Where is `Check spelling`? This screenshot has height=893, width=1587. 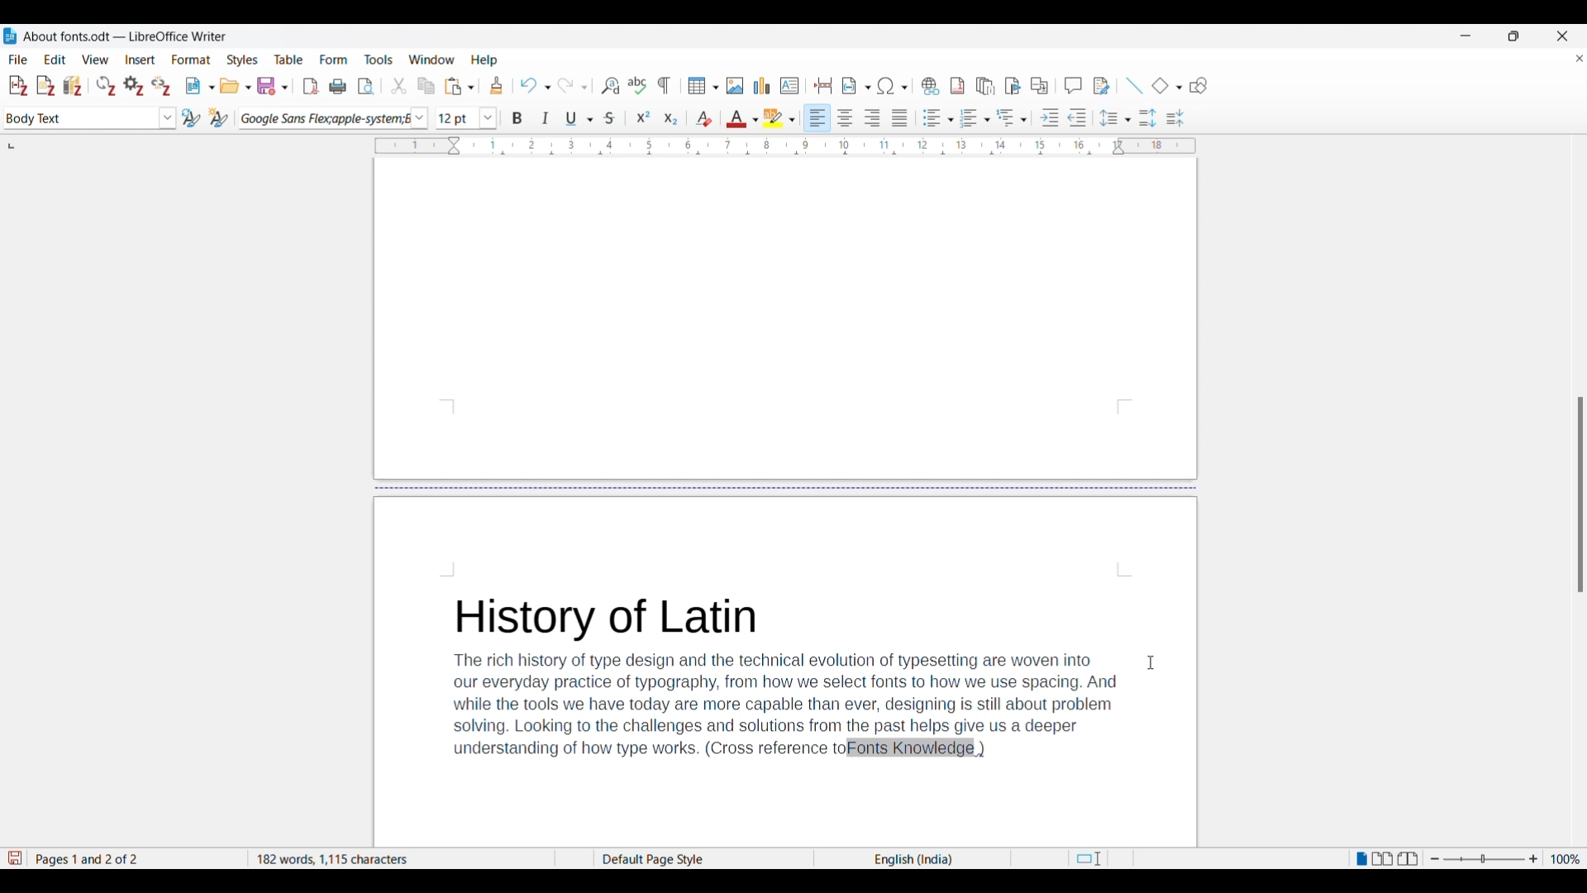
Check spelling is located at coordinates (636, 85).